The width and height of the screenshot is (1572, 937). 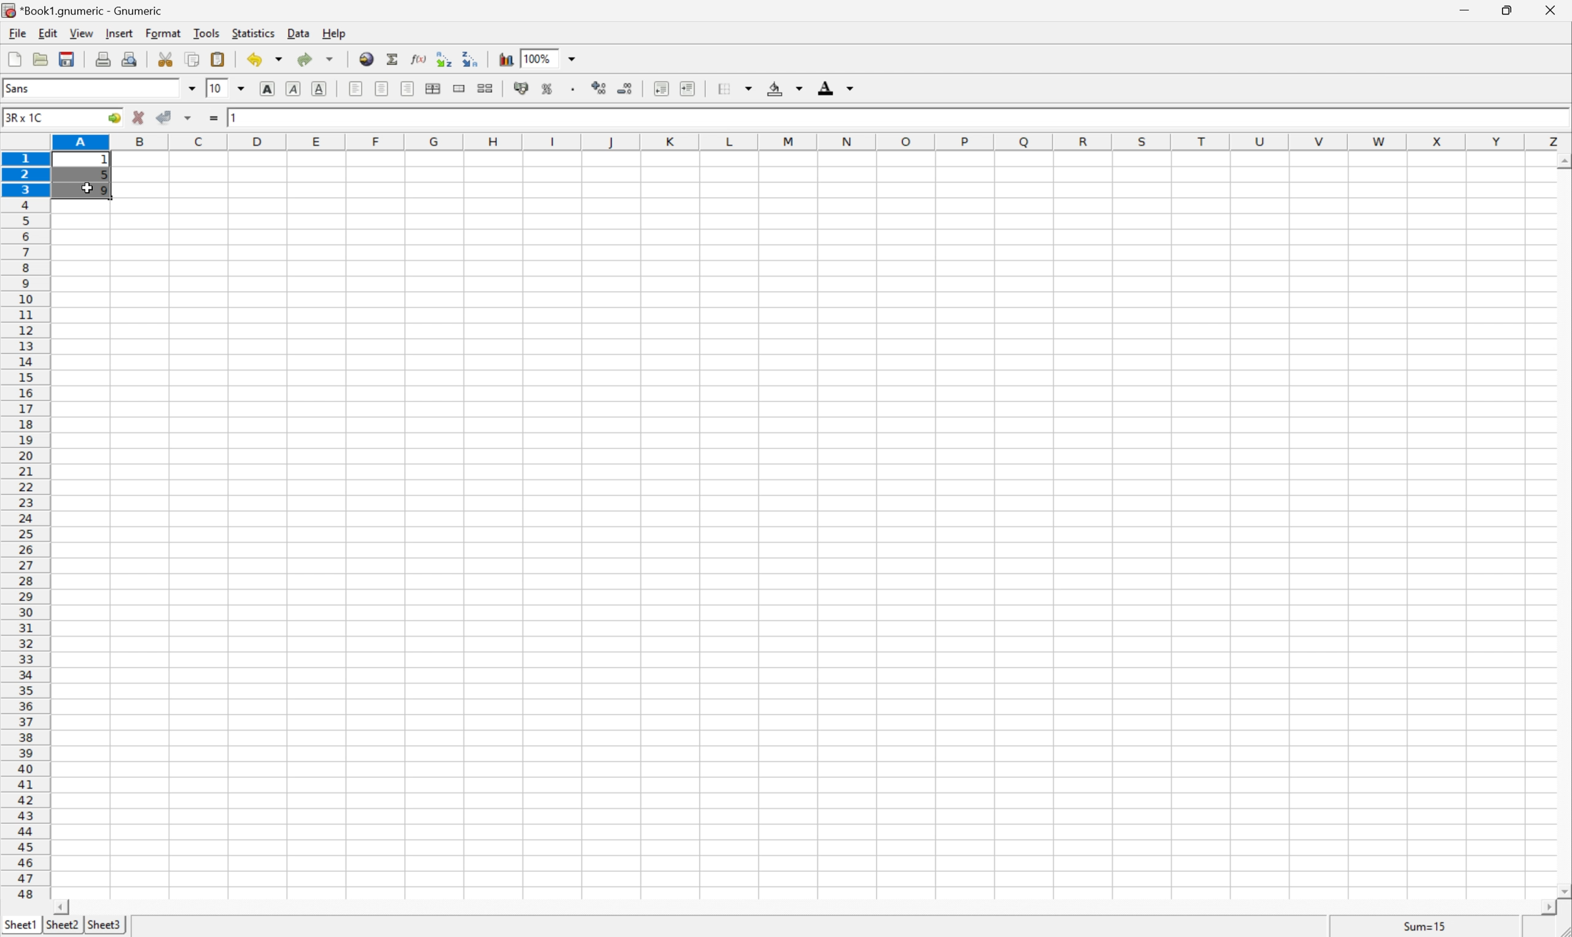 What do you see at coordinates (252, 32) in the screenshot?
I see `statistics` at bounding box center [252, 32].